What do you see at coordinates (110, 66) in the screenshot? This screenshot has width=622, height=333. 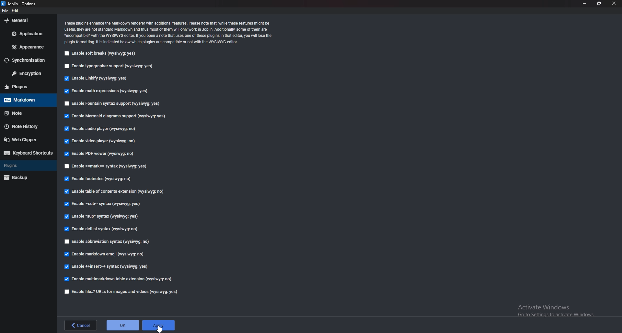 I see `Enable typographer support` at bounding box center [110, 66].